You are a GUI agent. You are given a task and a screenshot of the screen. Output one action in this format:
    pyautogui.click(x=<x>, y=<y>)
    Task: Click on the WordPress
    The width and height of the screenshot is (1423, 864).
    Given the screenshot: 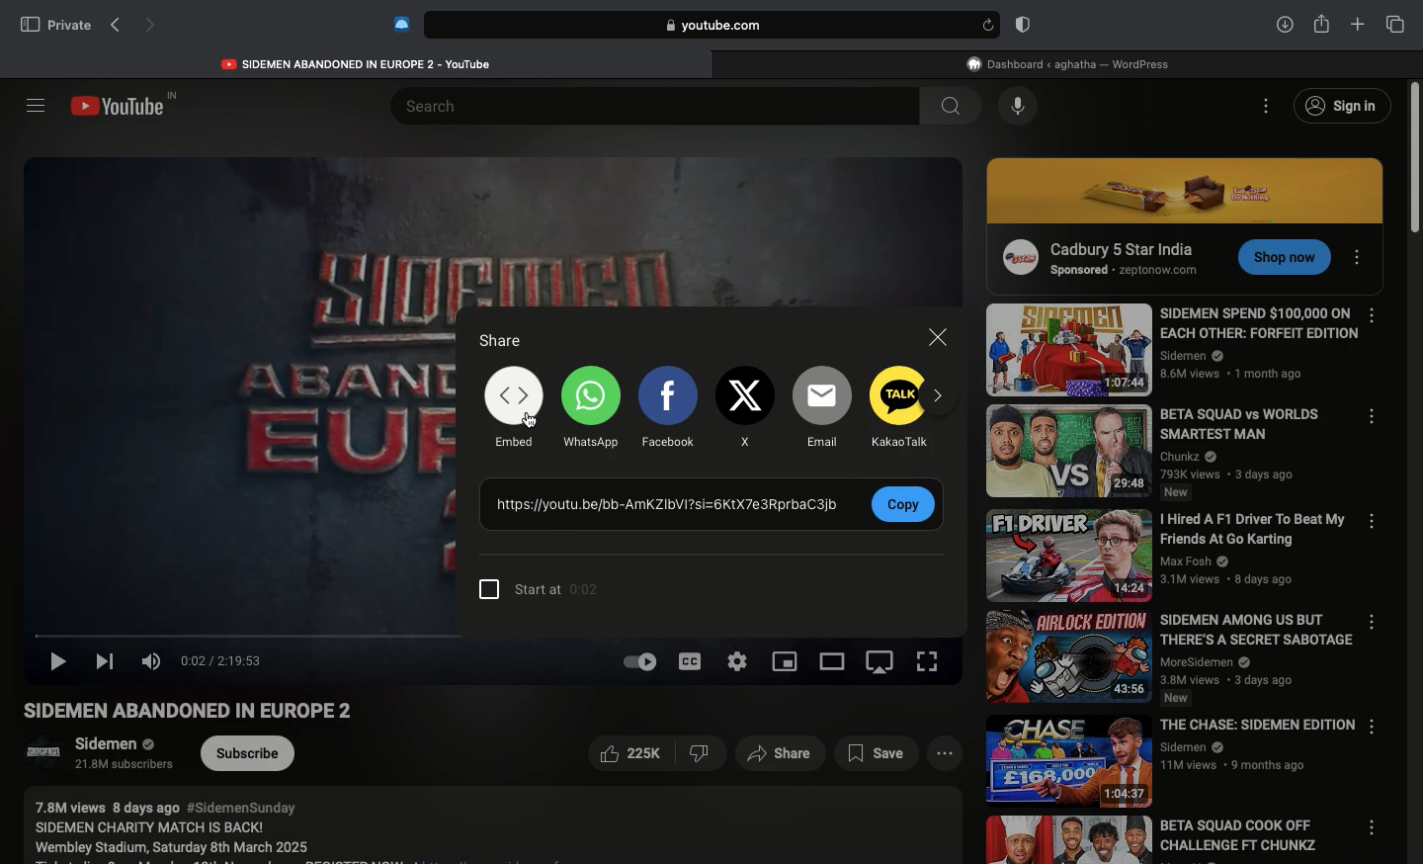 What is the action you would take?
    pyautogui.click(x=1066, y=63)
    